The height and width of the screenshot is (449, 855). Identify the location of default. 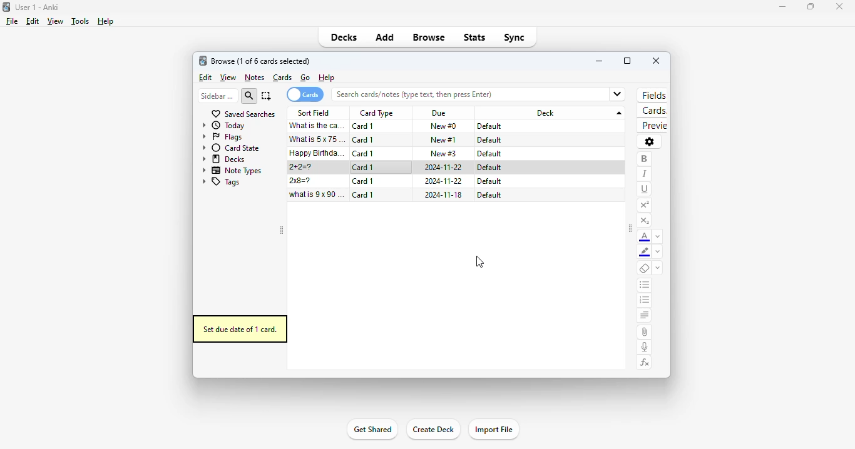
(489, 140).